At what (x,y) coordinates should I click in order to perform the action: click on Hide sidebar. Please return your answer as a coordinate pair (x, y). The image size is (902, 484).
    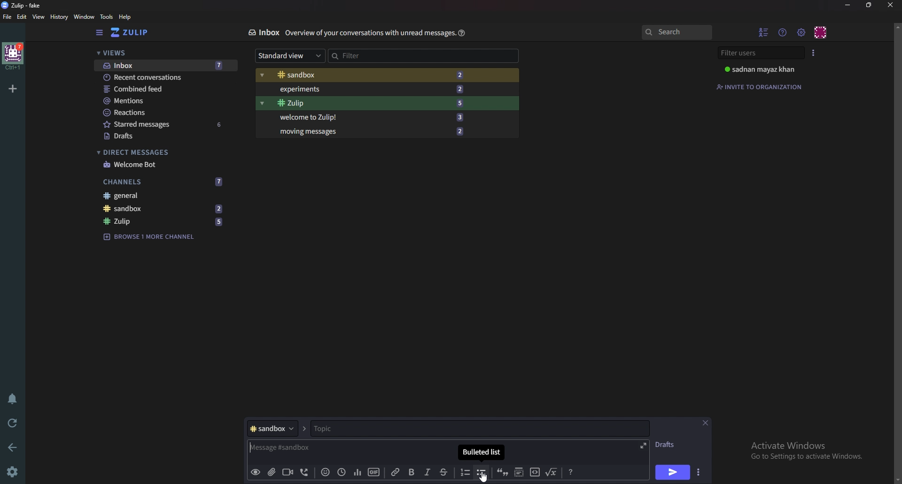
    Looking at the image, I should click on (101, 32).